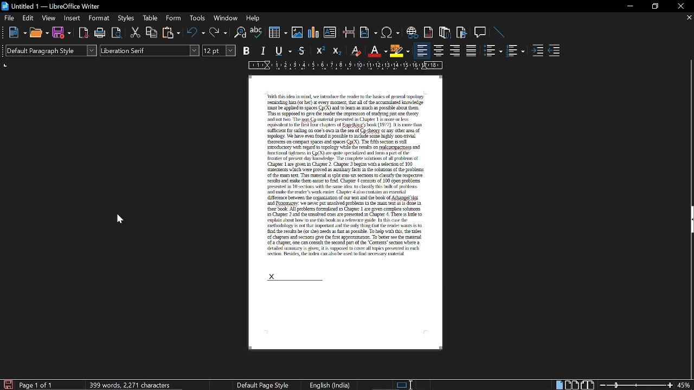 Image resolution: width=694 pixels, height=390 pixels. I want to click on redo, so click(218, 32).